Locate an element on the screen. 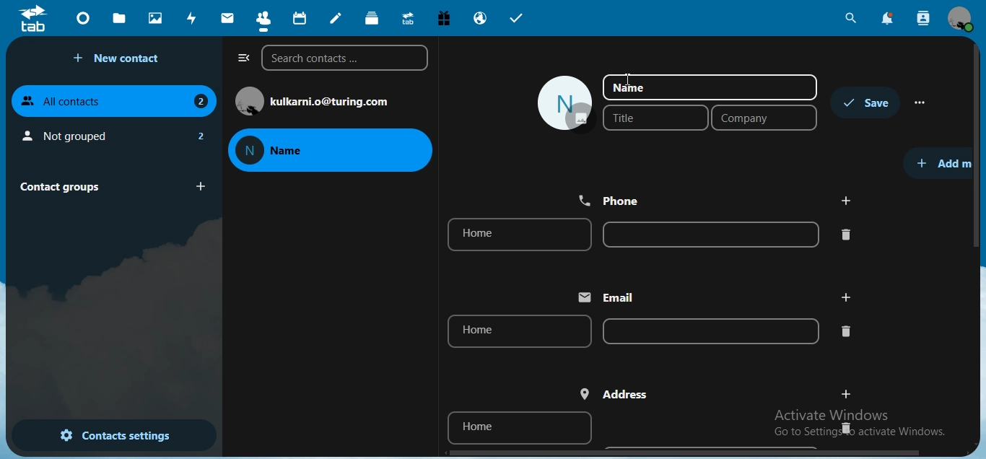 The width and height of the screenshot is (986, 459). delete is located at coordinates (844, 427).